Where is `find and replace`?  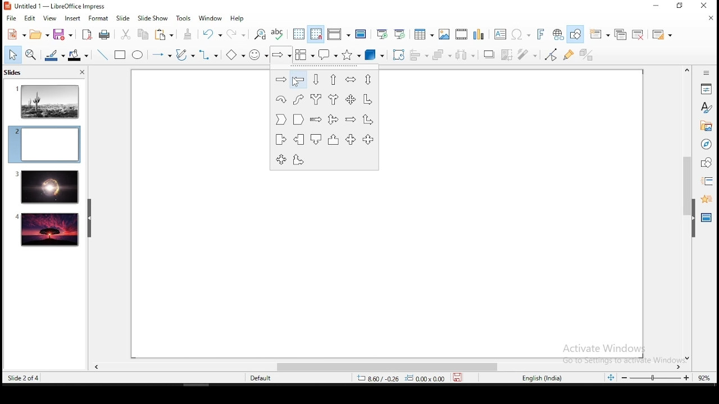
find and replace is located at coordinates (260, 33).